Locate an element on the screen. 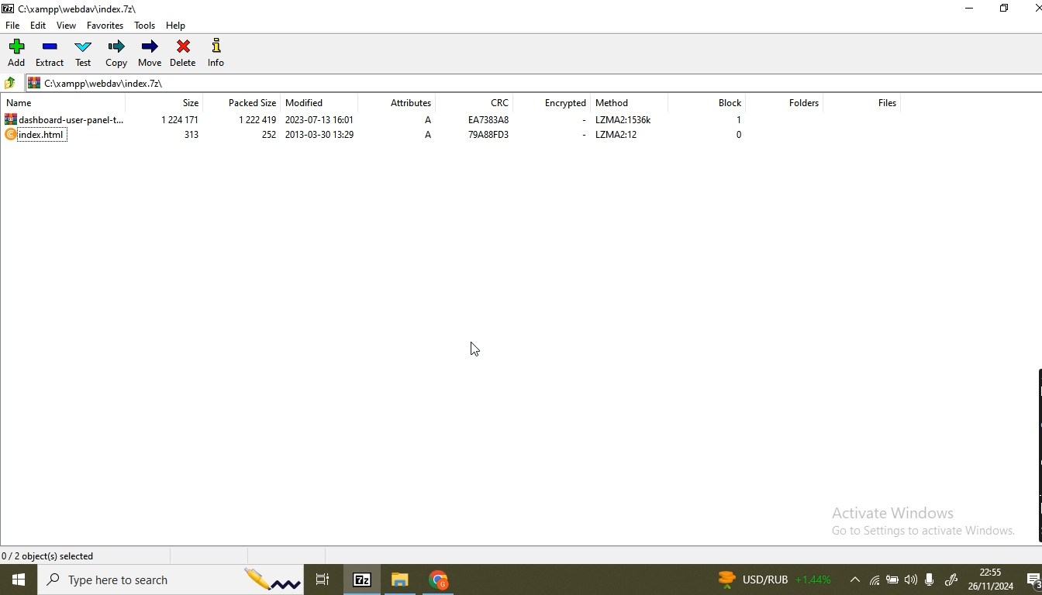 Image resolution: width=1042 pixels, height=595 pixels. windows is located at coordinates (19, 581).